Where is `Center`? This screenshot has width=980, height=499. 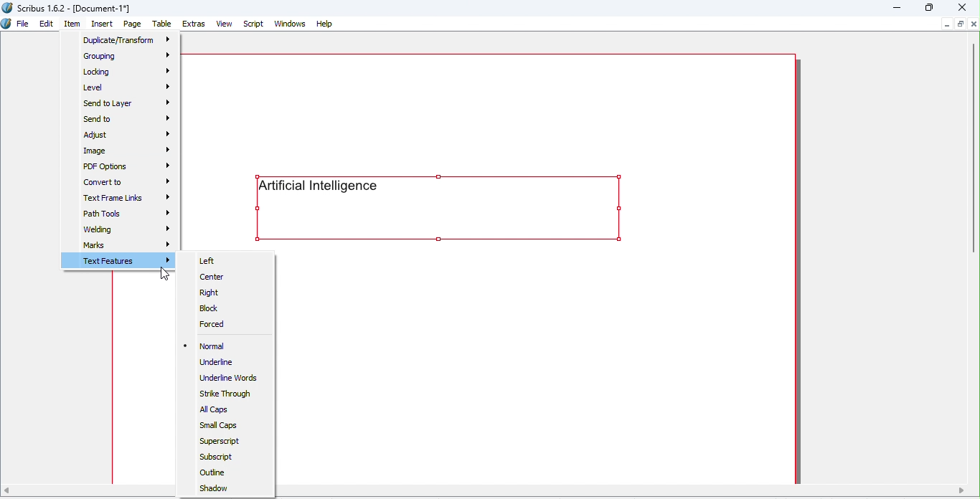
Center is located at coordinates (216, 277).